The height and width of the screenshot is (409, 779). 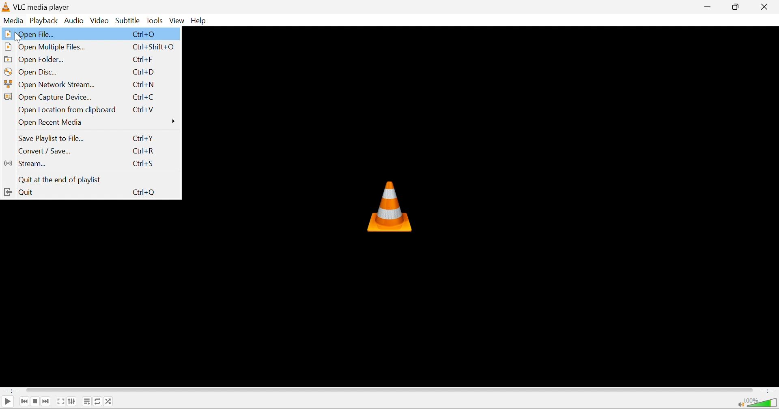 I want to click on Stop playback, so click(x=37, y=401).